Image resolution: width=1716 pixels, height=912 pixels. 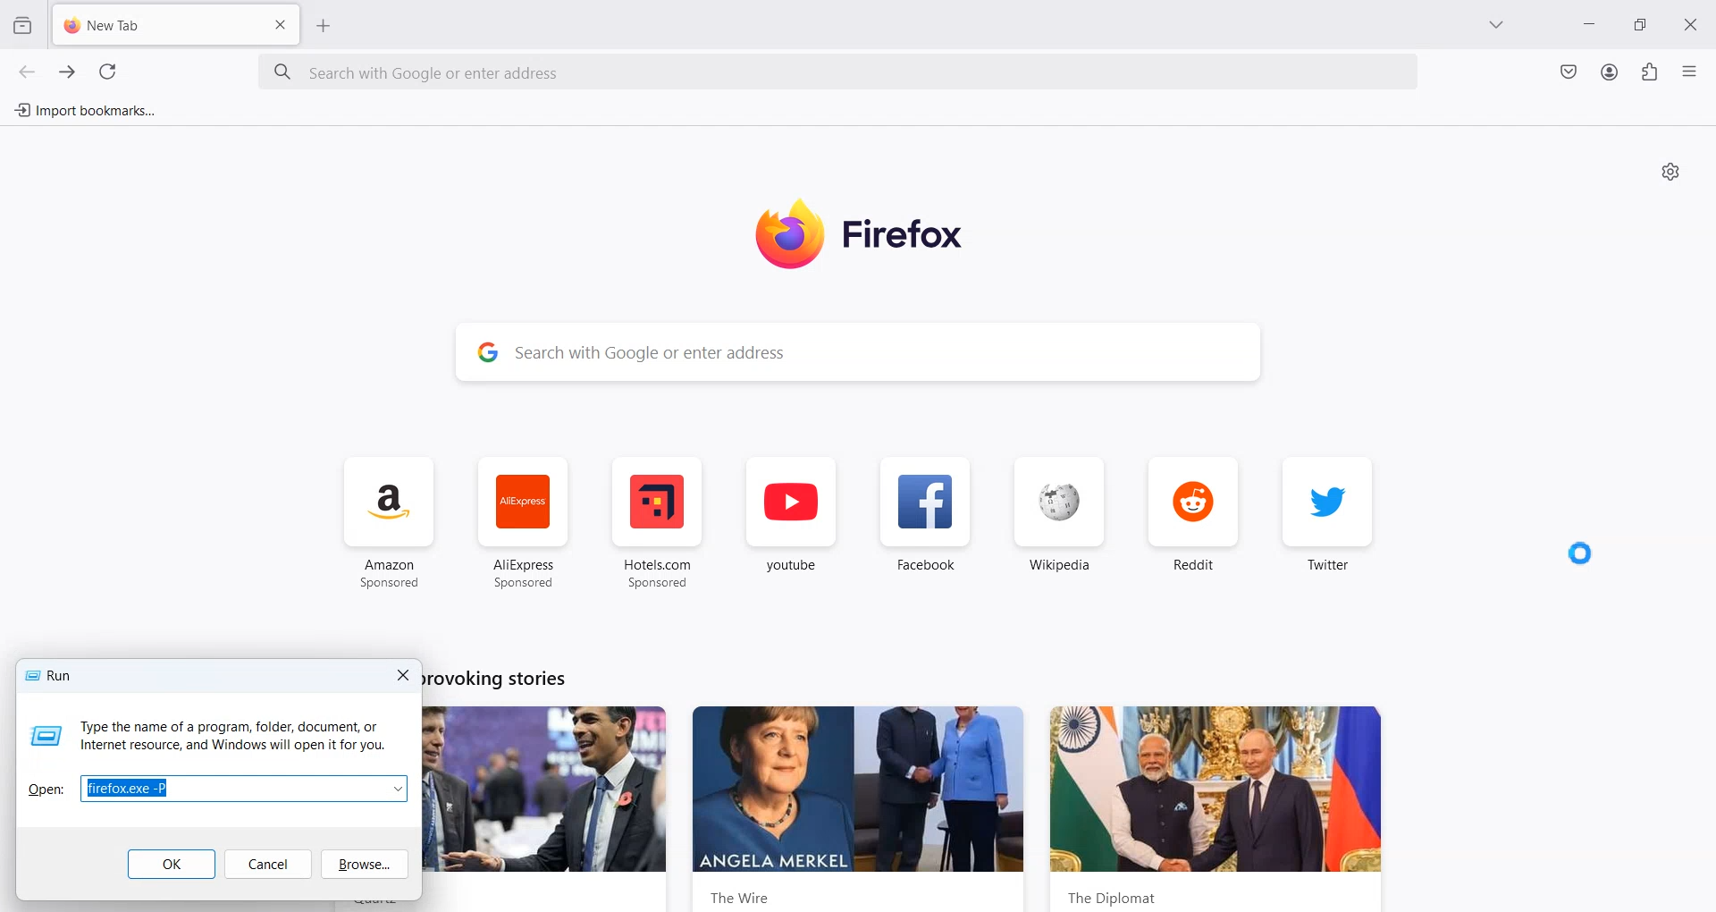 What do you see at coordinates (1695, 23) in the screenshot?
I see `Close` at bounding box center [1695, 23].